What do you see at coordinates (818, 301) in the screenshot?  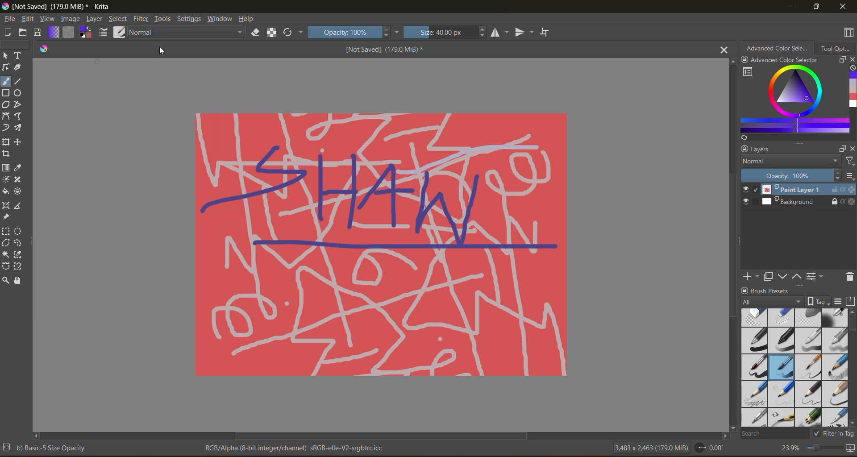 I see `show tag` at bounding box center [818, 301].